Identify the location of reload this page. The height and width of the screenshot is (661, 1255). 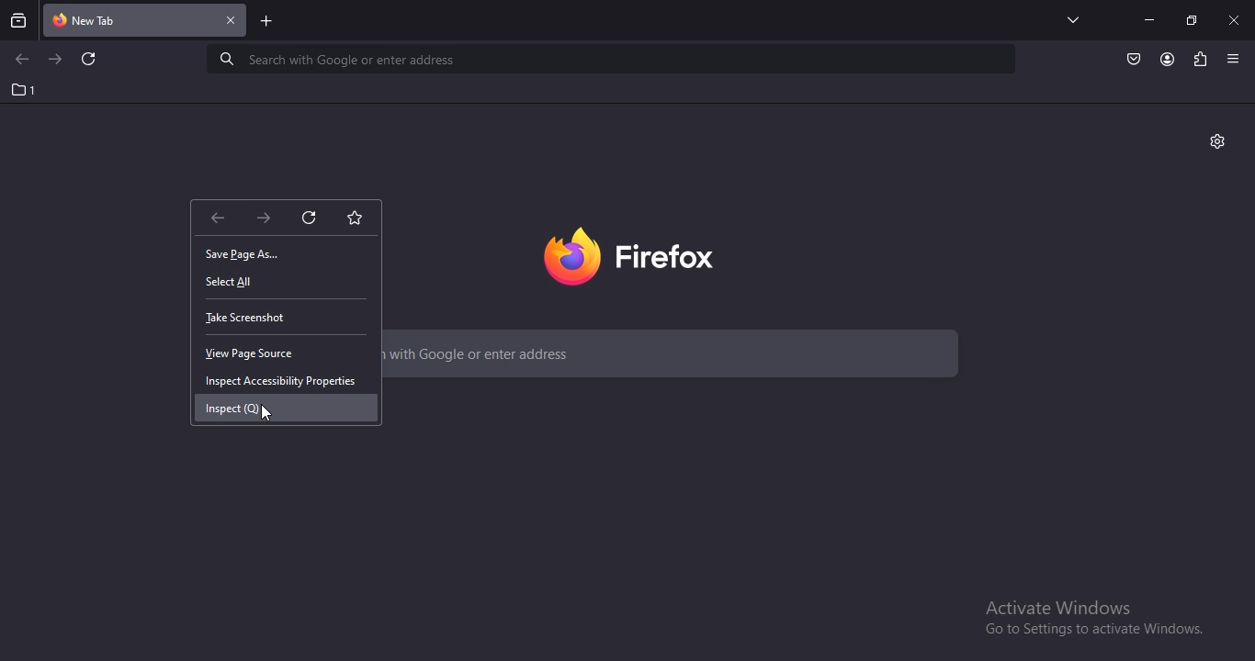
(310, 217).